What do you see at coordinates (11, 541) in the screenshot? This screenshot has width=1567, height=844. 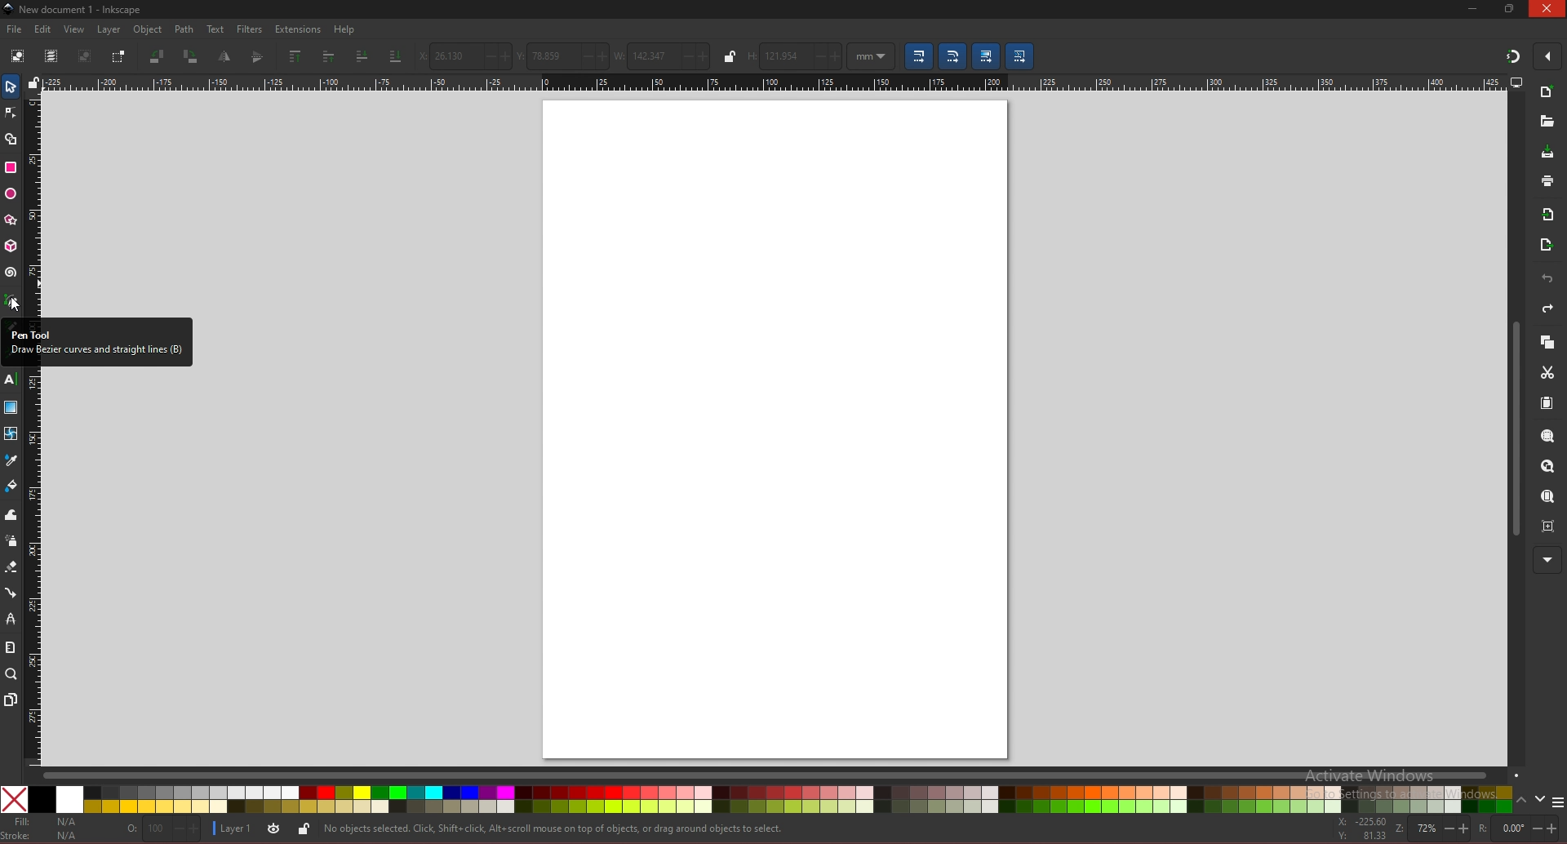 I see `spray` at bounding box center [11, 541].